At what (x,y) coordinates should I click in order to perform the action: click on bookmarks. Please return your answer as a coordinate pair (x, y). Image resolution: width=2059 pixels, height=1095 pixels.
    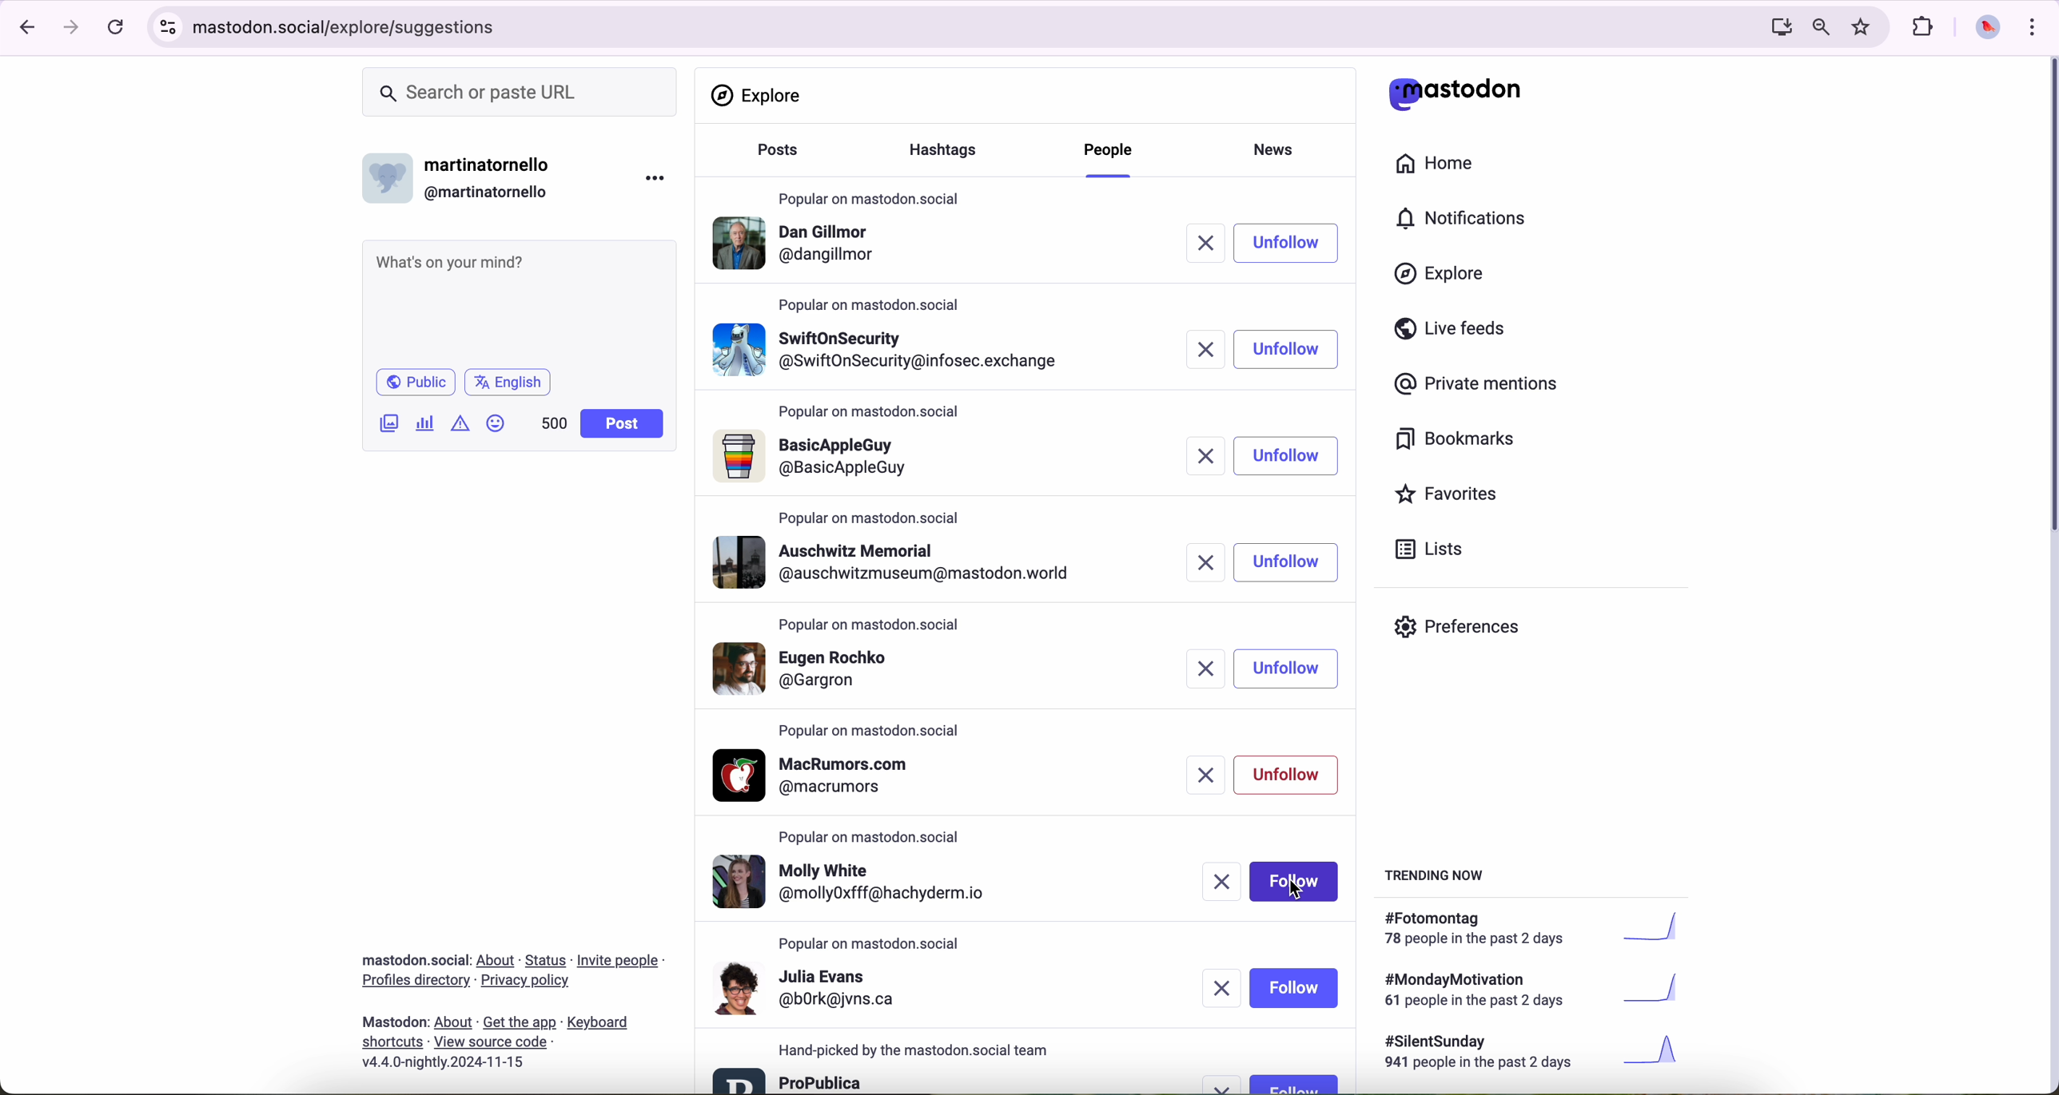
    Looking at the image, I should click on (1456, 442).